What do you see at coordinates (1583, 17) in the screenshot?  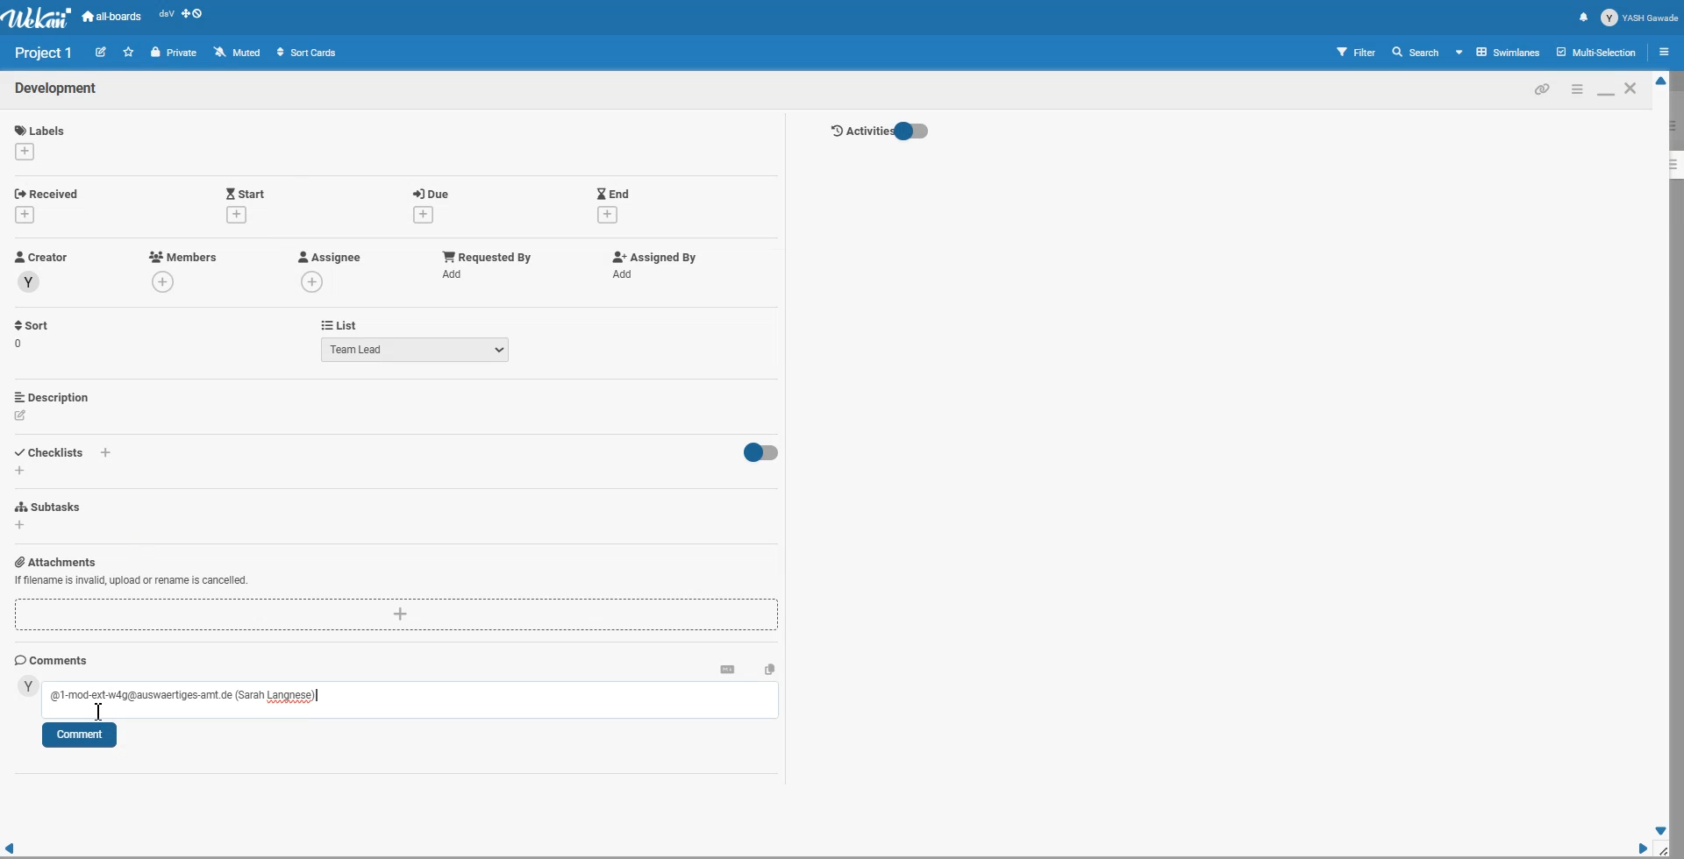 I see `Notification` at bounding box center [1583, 17].